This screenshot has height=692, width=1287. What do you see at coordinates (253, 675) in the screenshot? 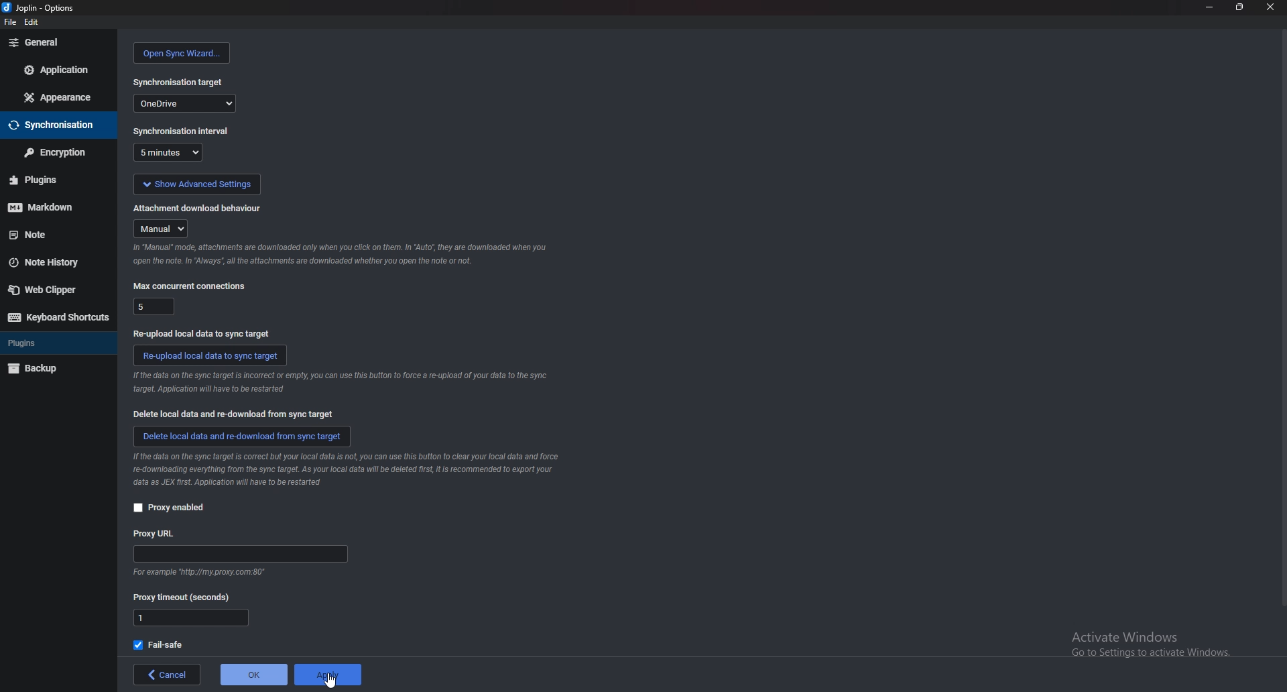
I see `ok` at bounding box center [253, 675].